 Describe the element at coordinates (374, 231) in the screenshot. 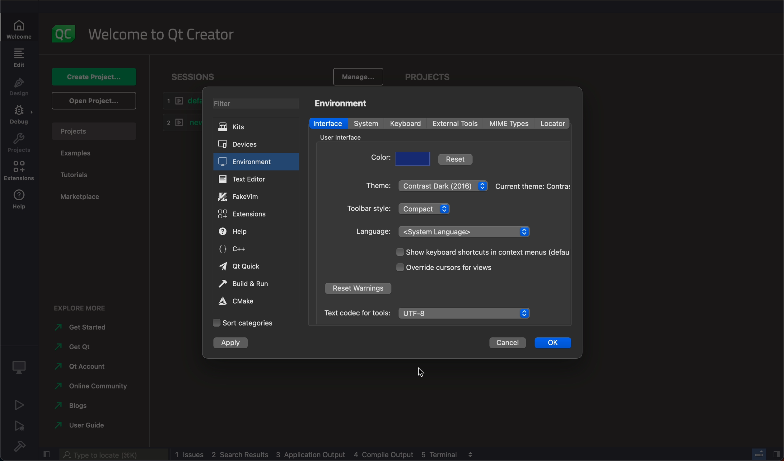

I see `language` at that location.